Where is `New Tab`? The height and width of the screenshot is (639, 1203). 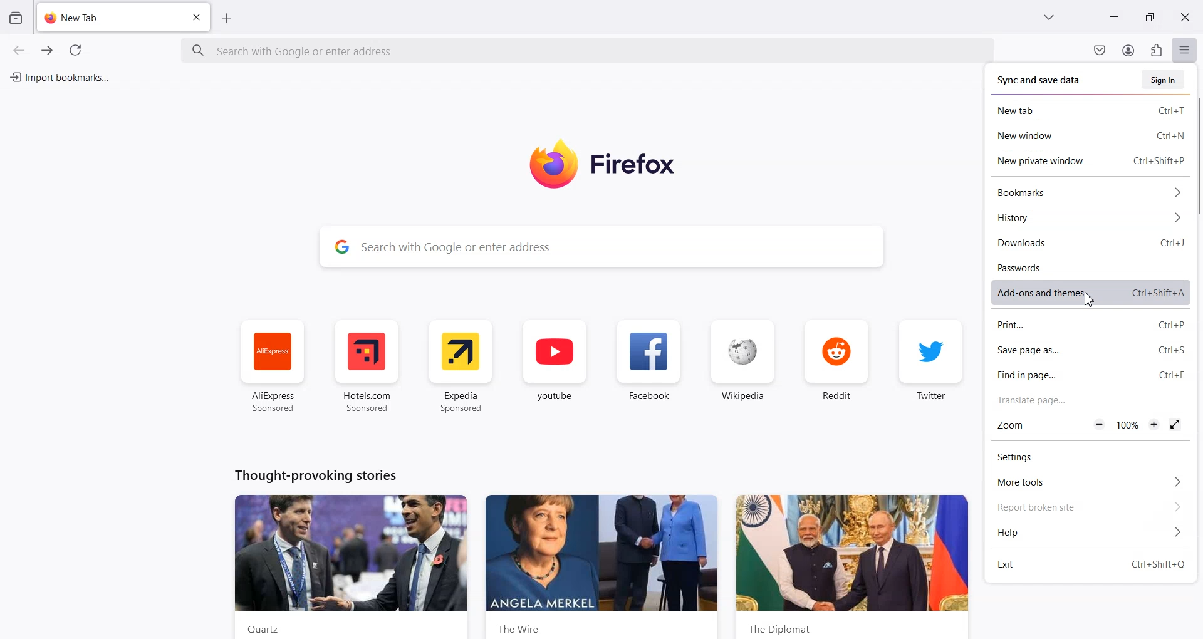
New Tab is located at coordinates (112, 14).